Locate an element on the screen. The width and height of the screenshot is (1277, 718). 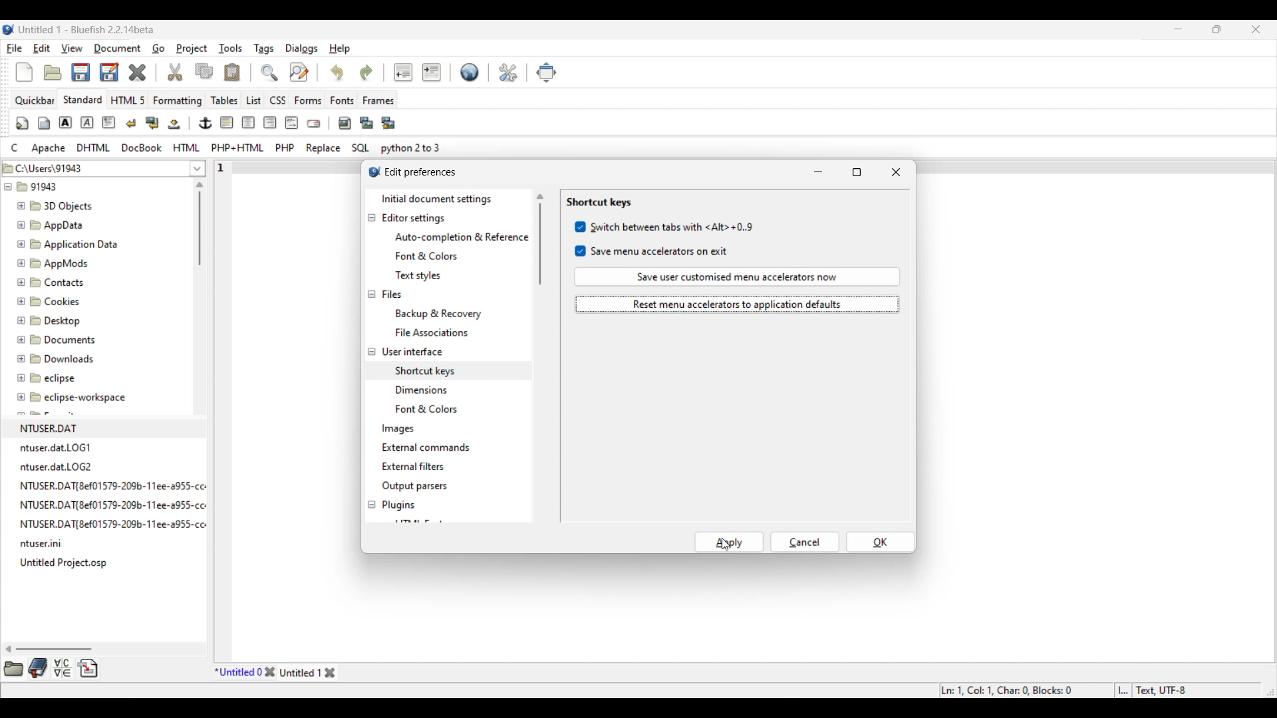
Move is located at coordinates (547, 73).